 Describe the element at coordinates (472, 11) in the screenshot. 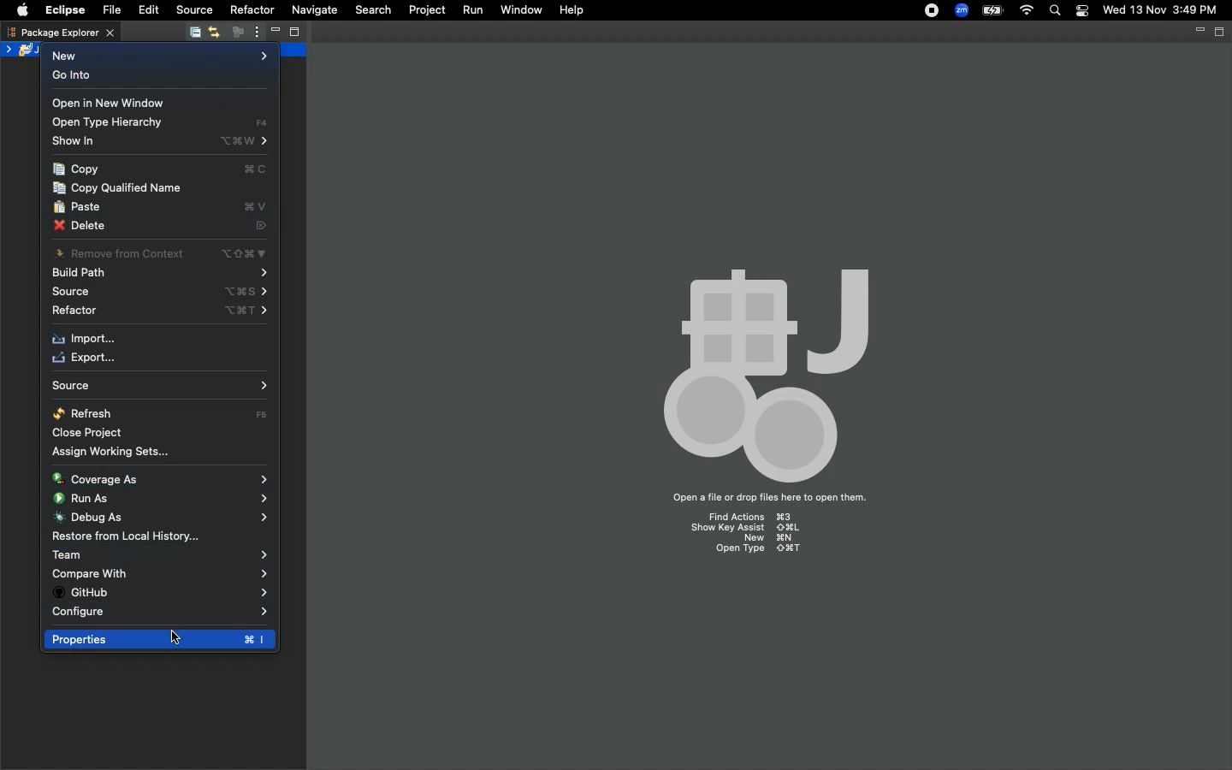

I see `Run` at that location.